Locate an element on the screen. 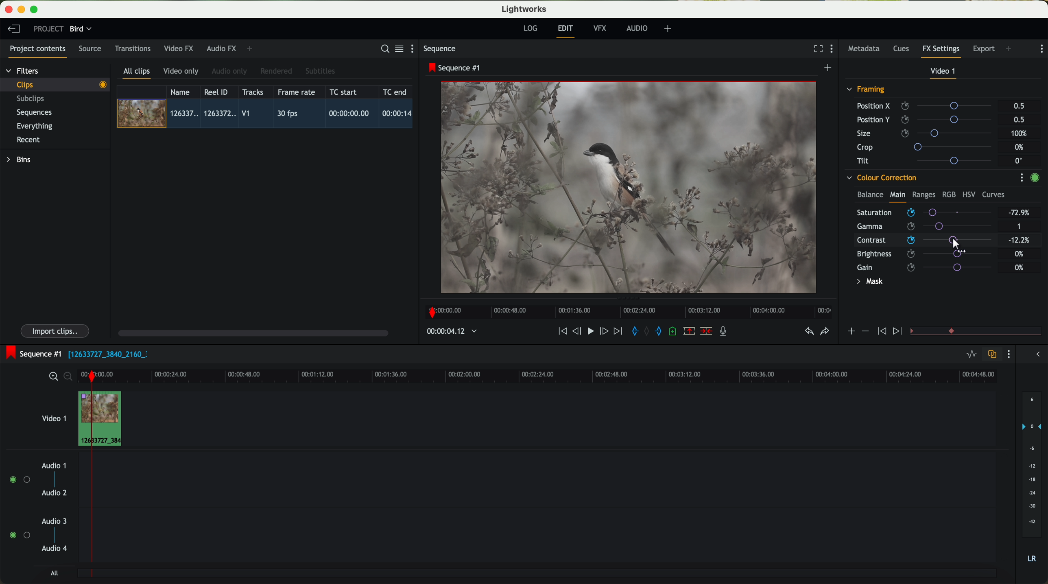  show settings menu is located at coordinates (834, 50).